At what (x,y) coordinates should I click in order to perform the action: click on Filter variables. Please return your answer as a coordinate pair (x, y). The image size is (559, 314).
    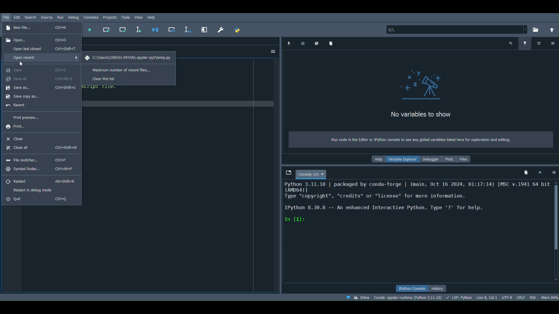
    Looking at the image, I should click on (525, 42).